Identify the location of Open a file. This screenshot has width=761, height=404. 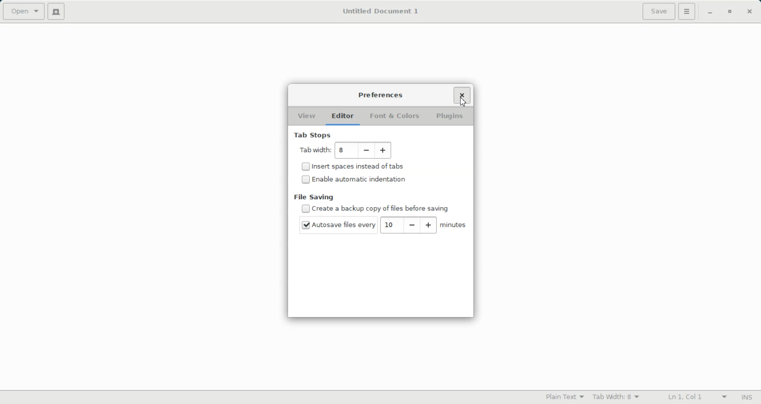
(23, 11).